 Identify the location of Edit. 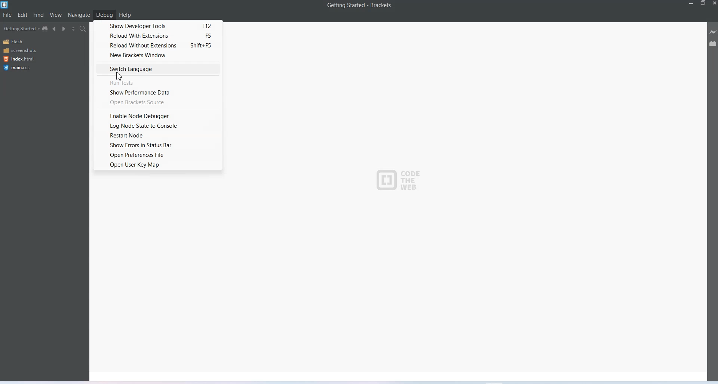
(22, 15).